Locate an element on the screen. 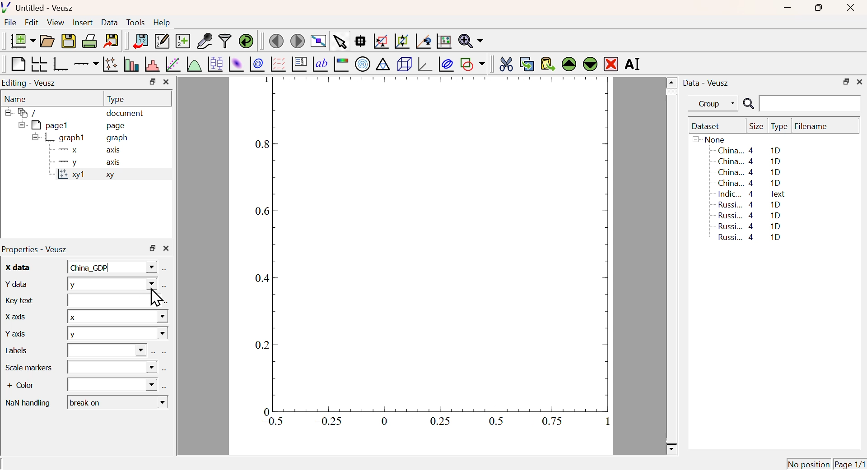  Zoom out graph axis is located at coordinates (401, 40).